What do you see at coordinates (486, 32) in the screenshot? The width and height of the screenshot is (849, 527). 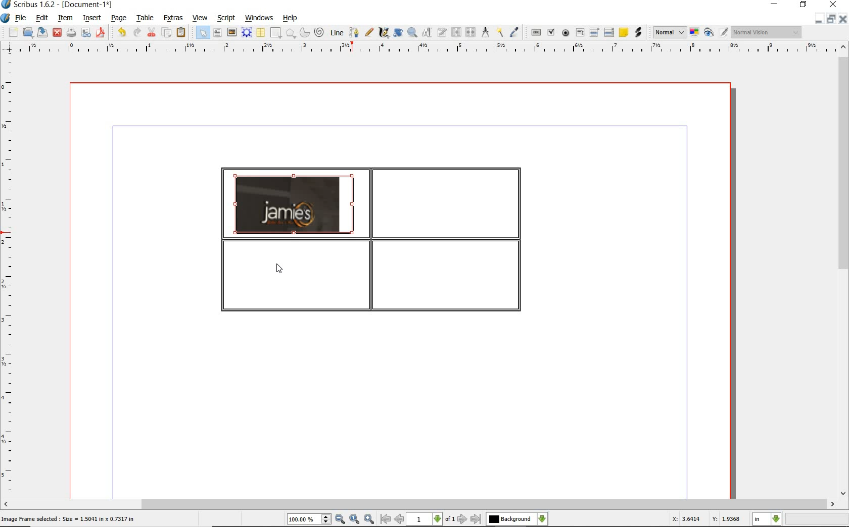 I see `measurements` at bounding box center [486, 32].